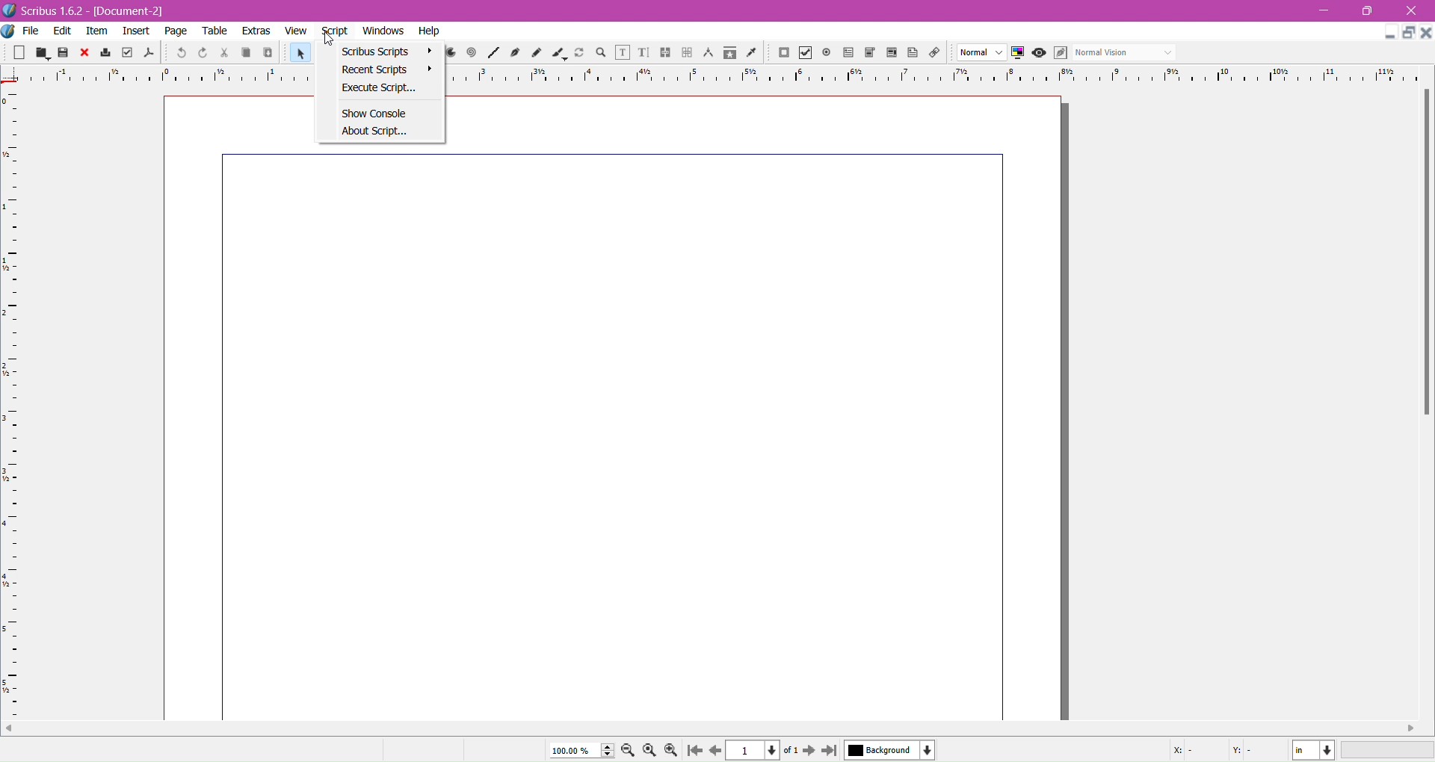  What do you see at coordinates (1407, 34) in the screenshot?
I see `Restore Down Document` at bounding box center [1407, 34].